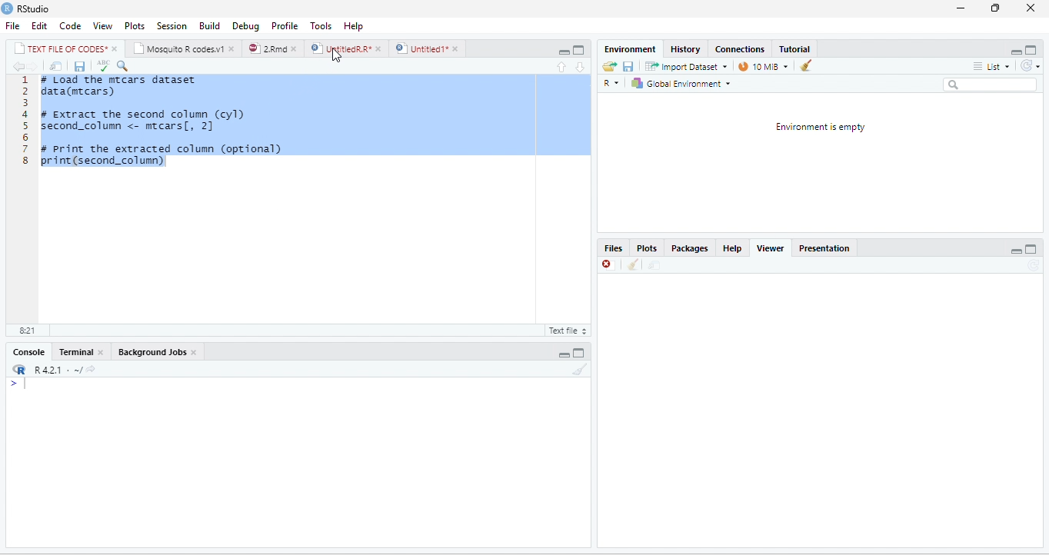  What do you see at coordinates (652, 266) in the screenshot?
I see `move` at bounding box center [652, 266].